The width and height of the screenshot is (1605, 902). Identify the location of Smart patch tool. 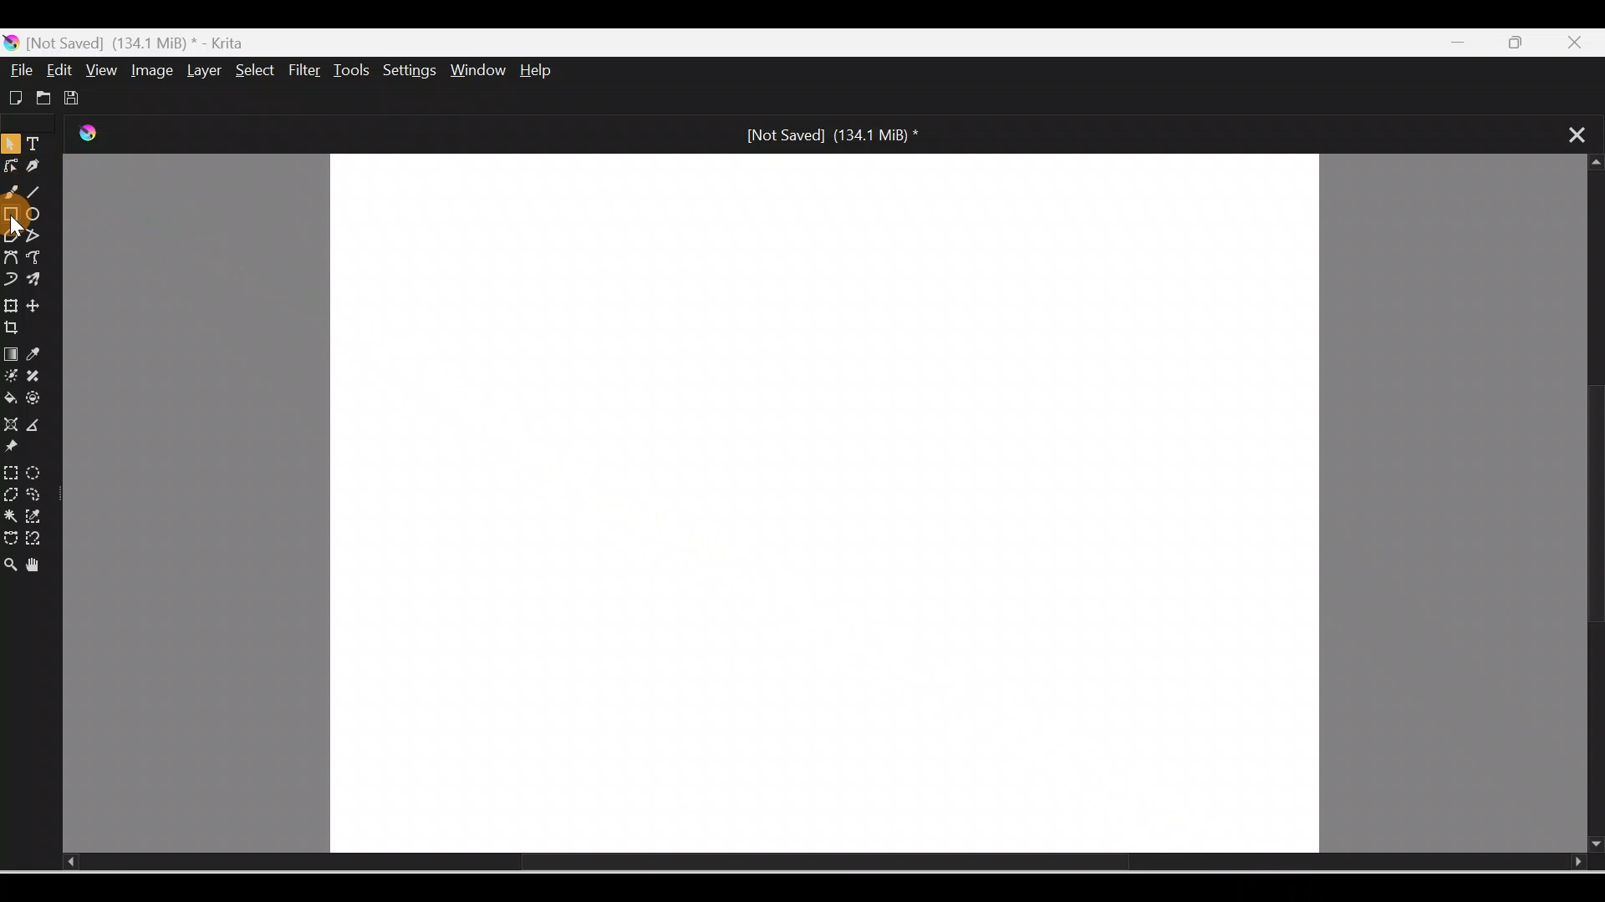
(41, 377).